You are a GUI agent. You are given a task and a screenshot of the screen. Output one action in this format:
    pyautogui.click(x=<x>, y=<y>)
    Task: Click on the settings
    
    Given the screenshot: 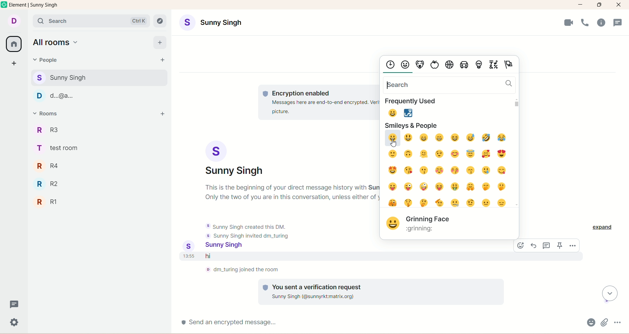 What is the action you would take?
    pyautogui.click(x=14, y=323)
    